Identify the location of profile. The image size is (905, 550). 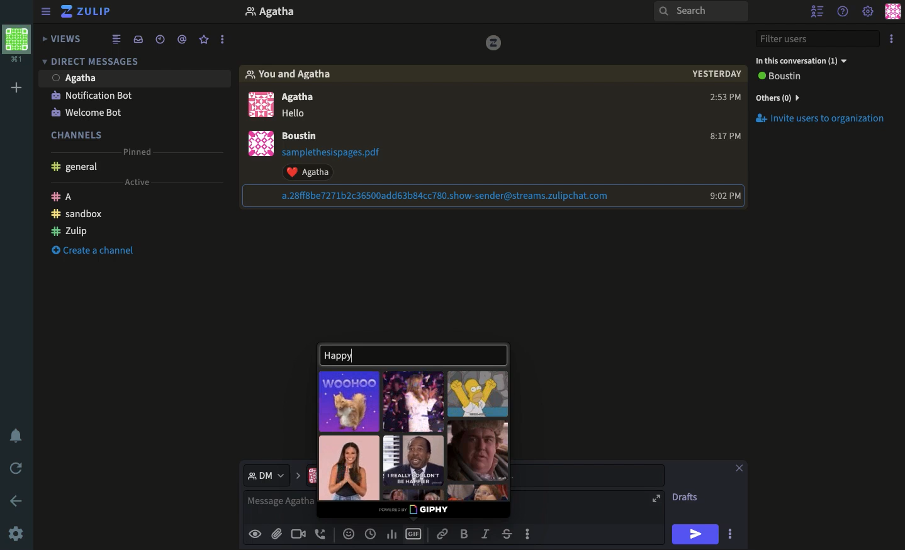
(273, 13).